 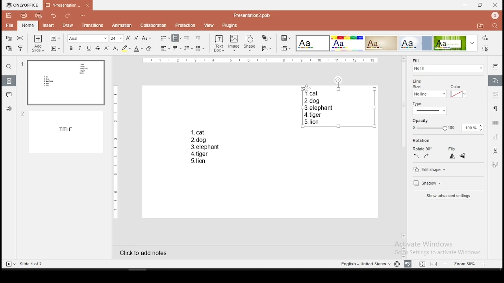 What do you see at coordinates (347, 43) in the screenshot?
I see `theme` at bounding box center [347, 43].